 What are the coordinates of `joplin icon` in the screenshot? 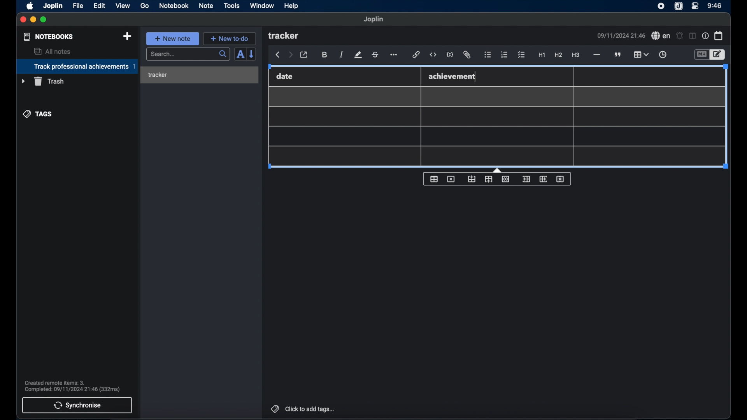 It's located at (661, 7).